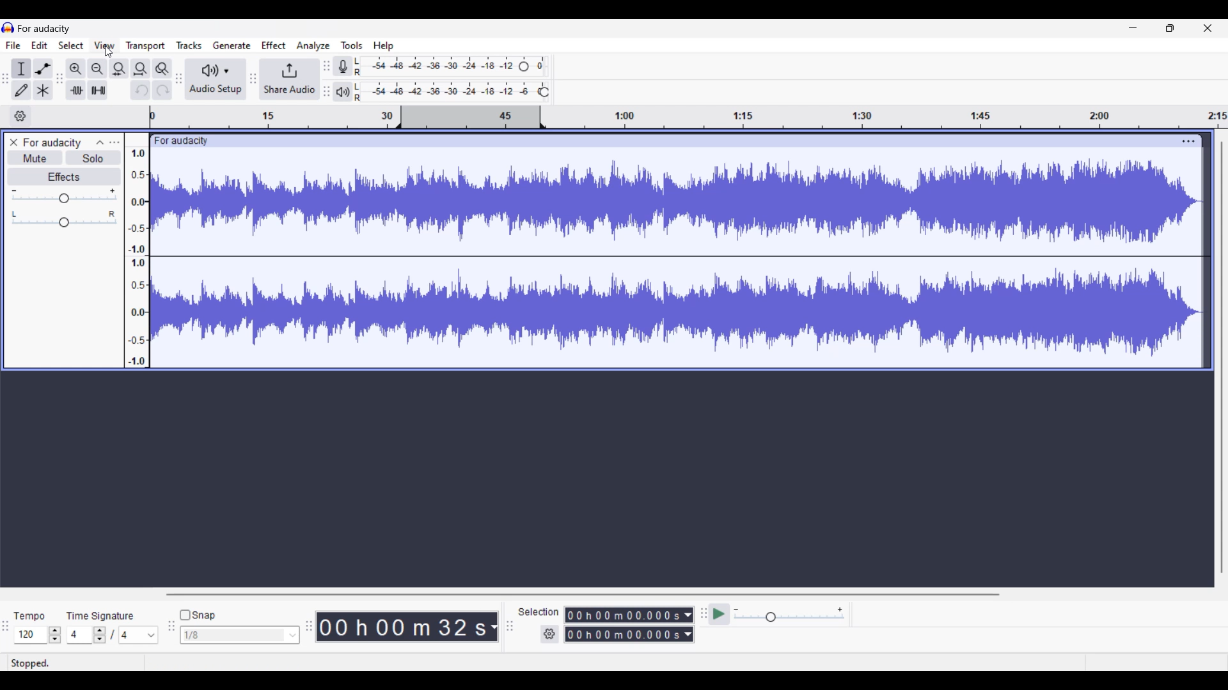 This screenshot has height=690, width=1228. What do you see at coordinates (549, 634) in the screenshot?
I see `Selection settings` at bounding box center [549, 634].